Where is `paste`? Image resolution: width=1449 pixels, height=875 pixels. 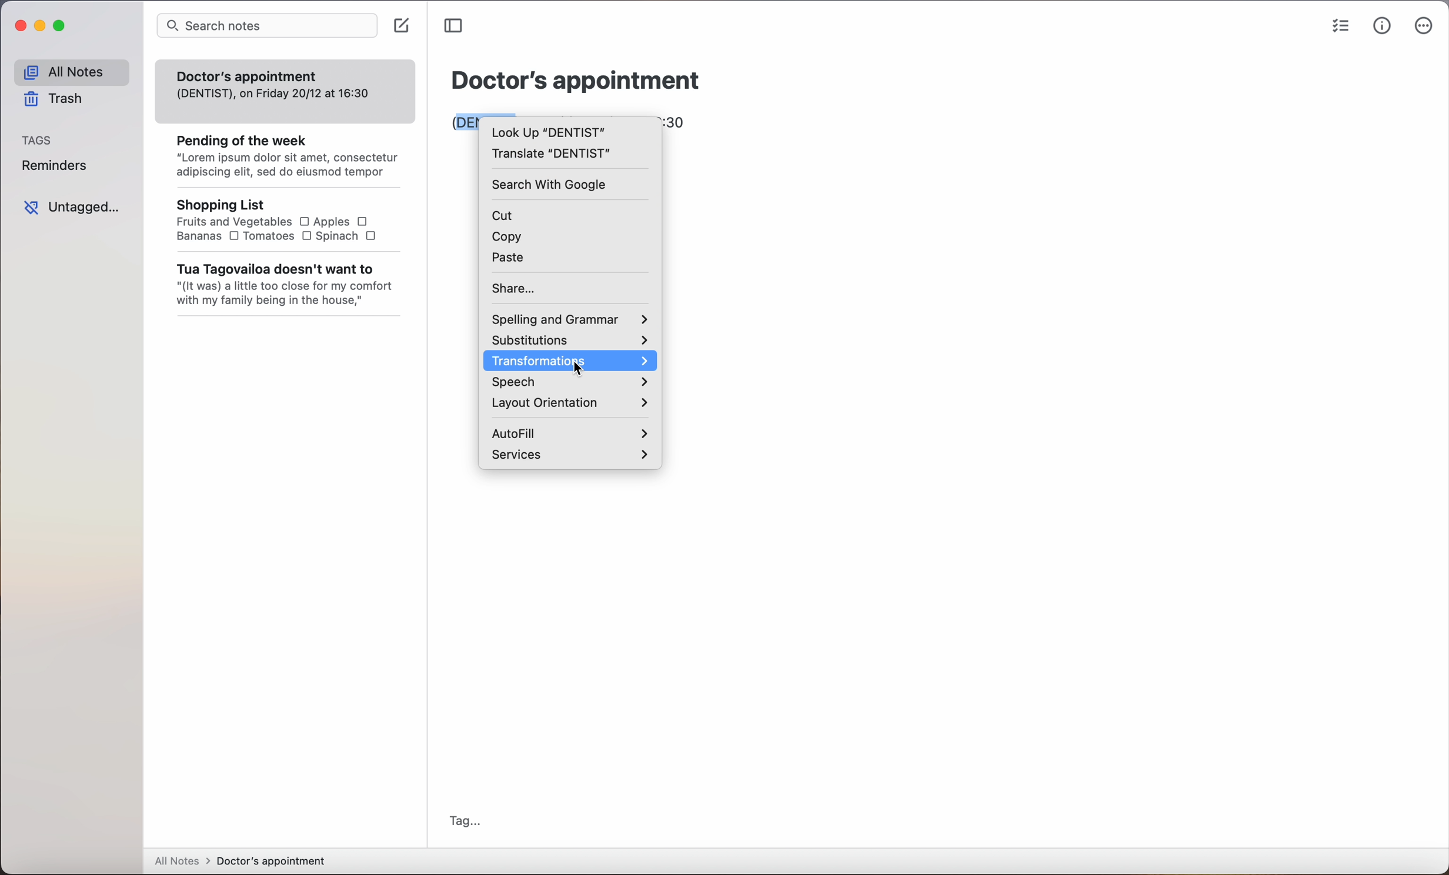 paste is located at coordinates (510, 259).